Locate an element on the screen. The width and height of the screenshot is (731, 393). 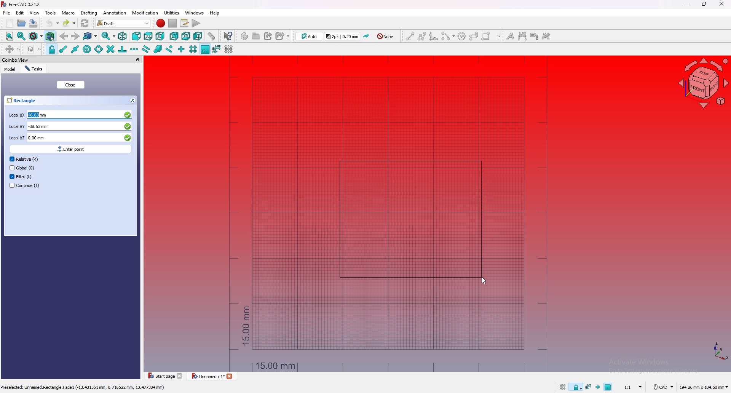
drafting is located at coordinates (89, 13).